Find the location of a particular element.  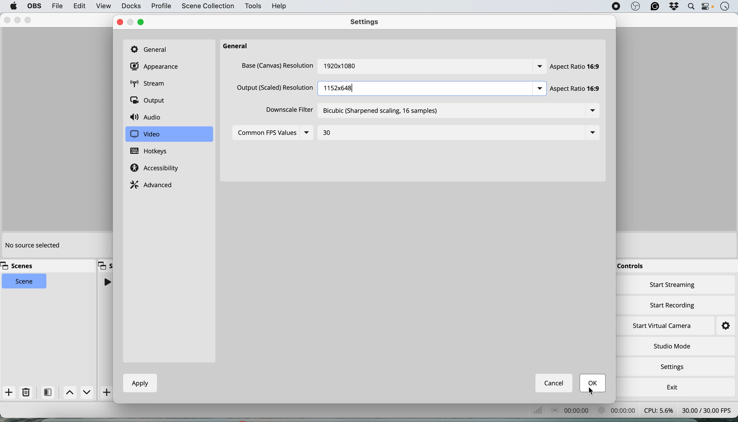

list is located at coordinates (540, 88).